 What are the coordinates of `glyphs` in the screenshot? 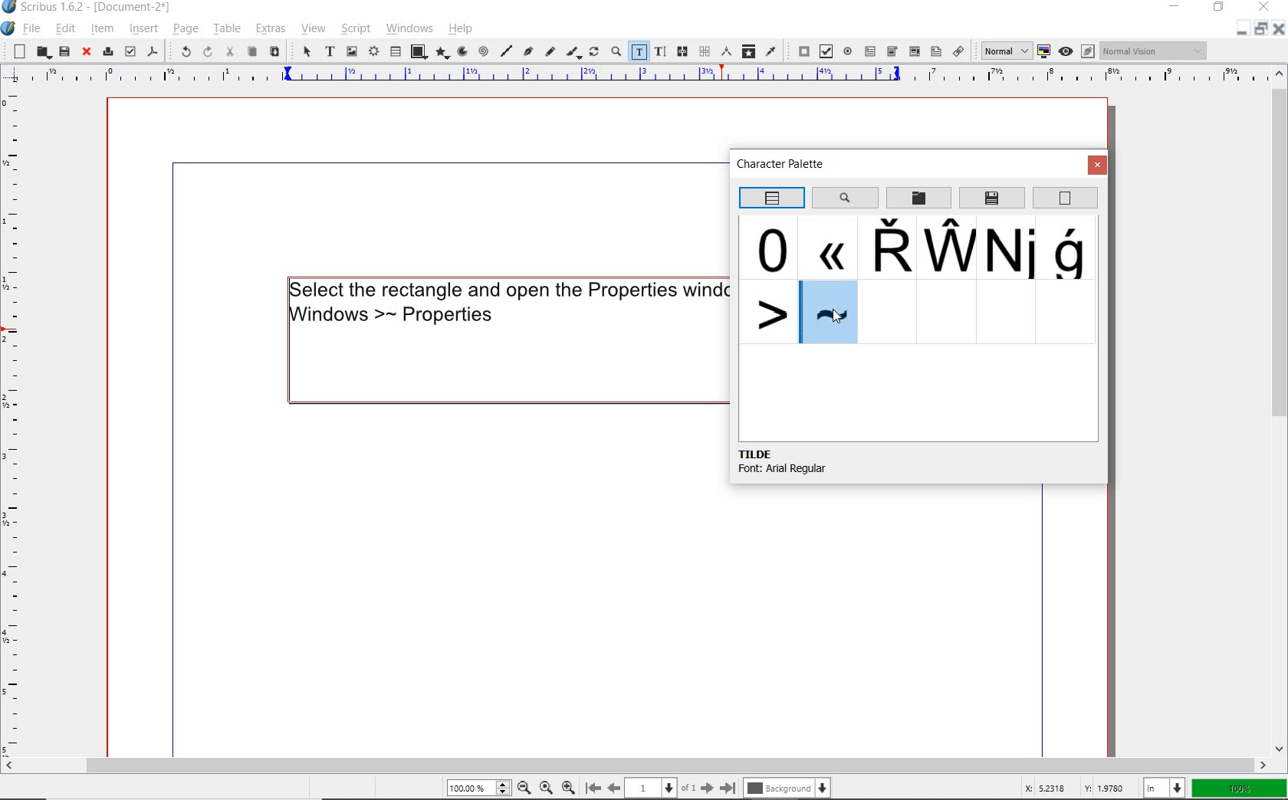 It's located at (827, 246).